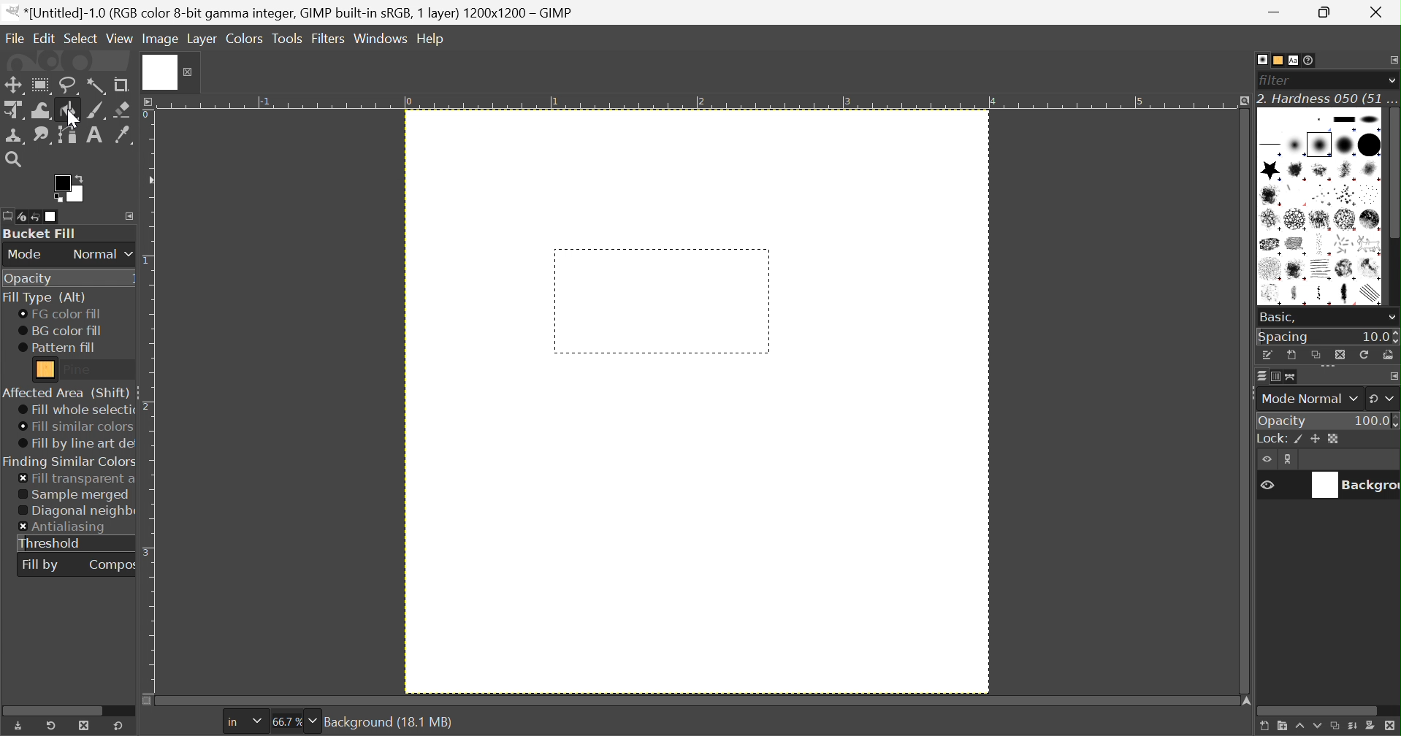  Describe the element at coordinates (1242, 102) in the screenshot. I see `Zoom image when window size changes` at that location.